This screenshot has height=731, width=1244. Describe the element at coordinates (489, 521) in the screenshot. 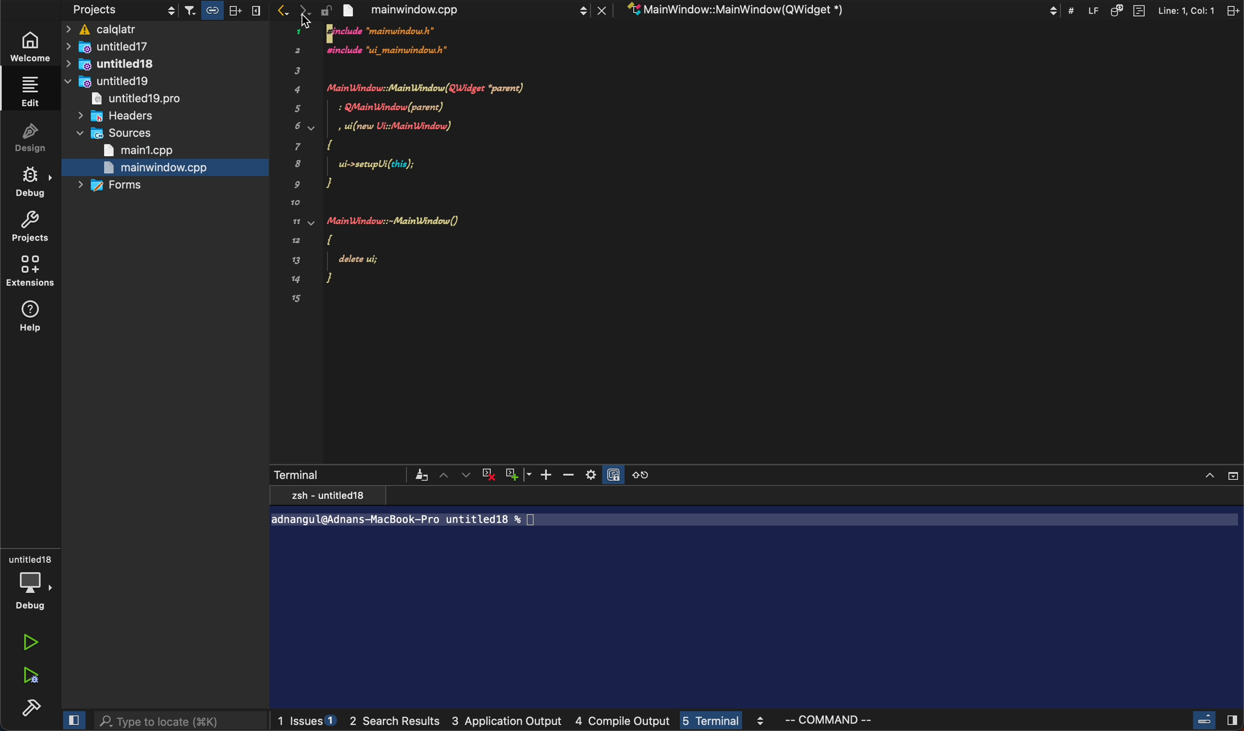

I see `path` at that location.